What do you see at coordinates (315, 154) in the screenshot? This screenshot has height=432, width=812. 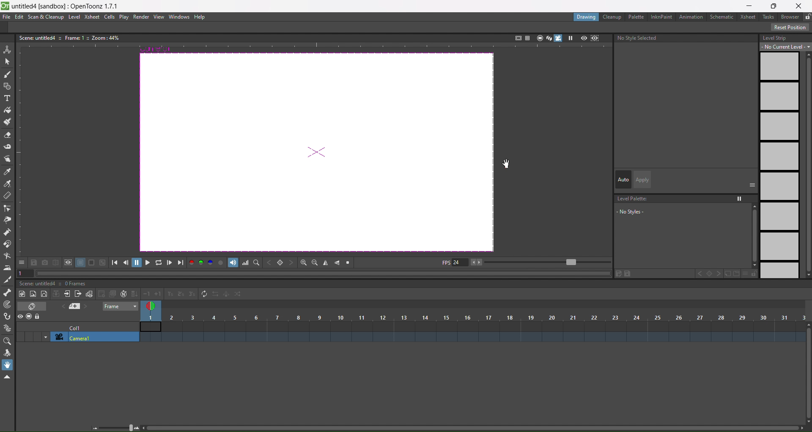 I see `image` at bounding box center [315, 154].